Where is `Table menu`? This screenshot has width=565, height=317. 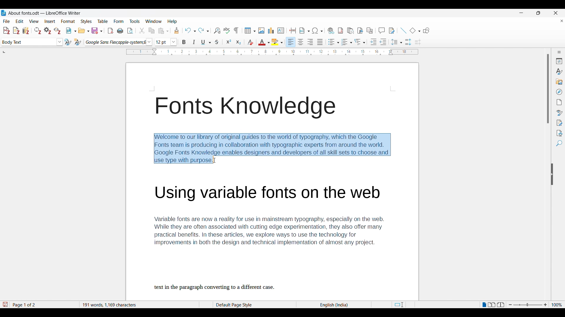 Table menu is located at coordinates (103, 21).